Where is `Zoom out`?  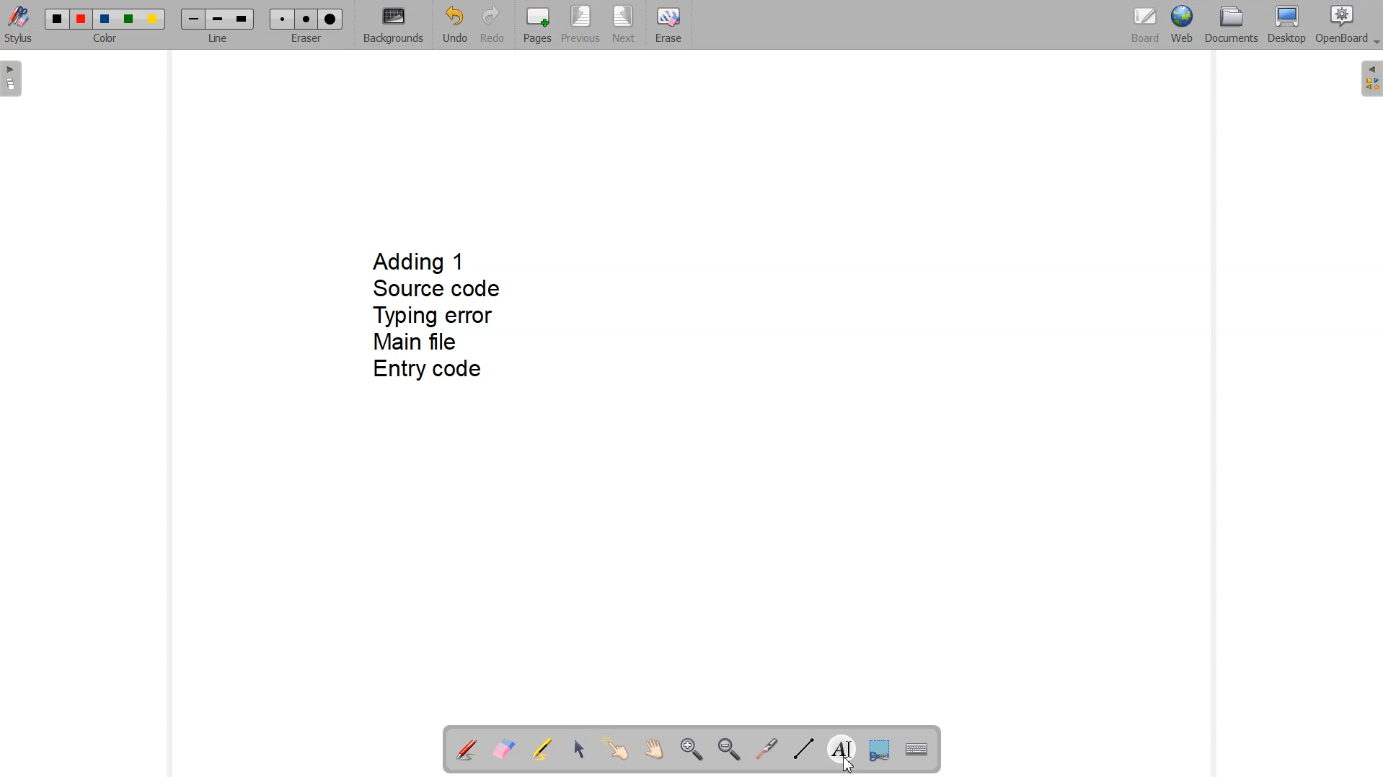
Zoom out is located at coordinates (728, 749).